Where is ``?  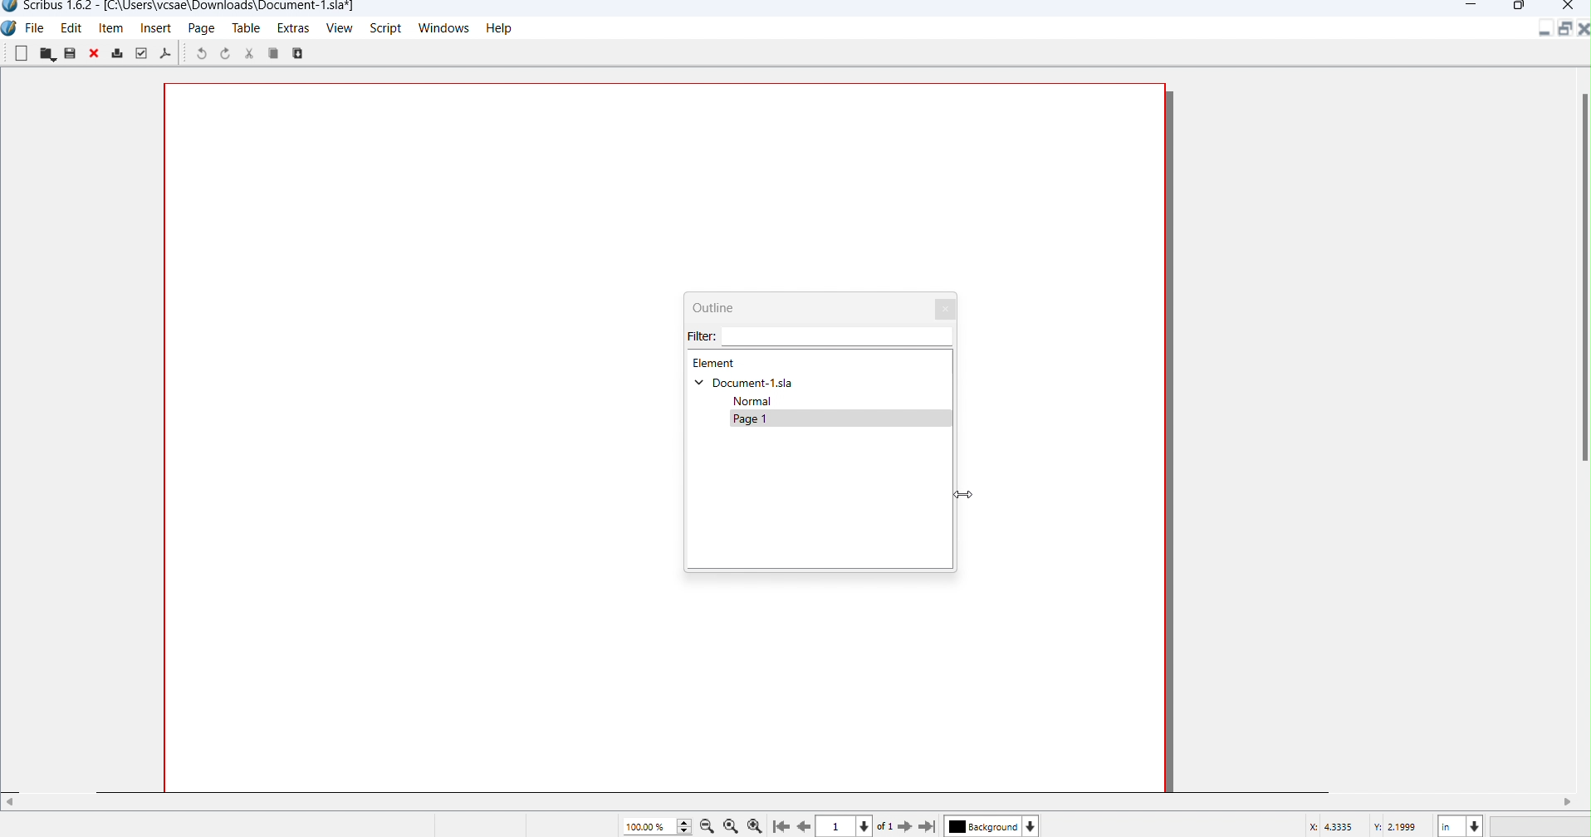
 is located at coordinates (252, 52).